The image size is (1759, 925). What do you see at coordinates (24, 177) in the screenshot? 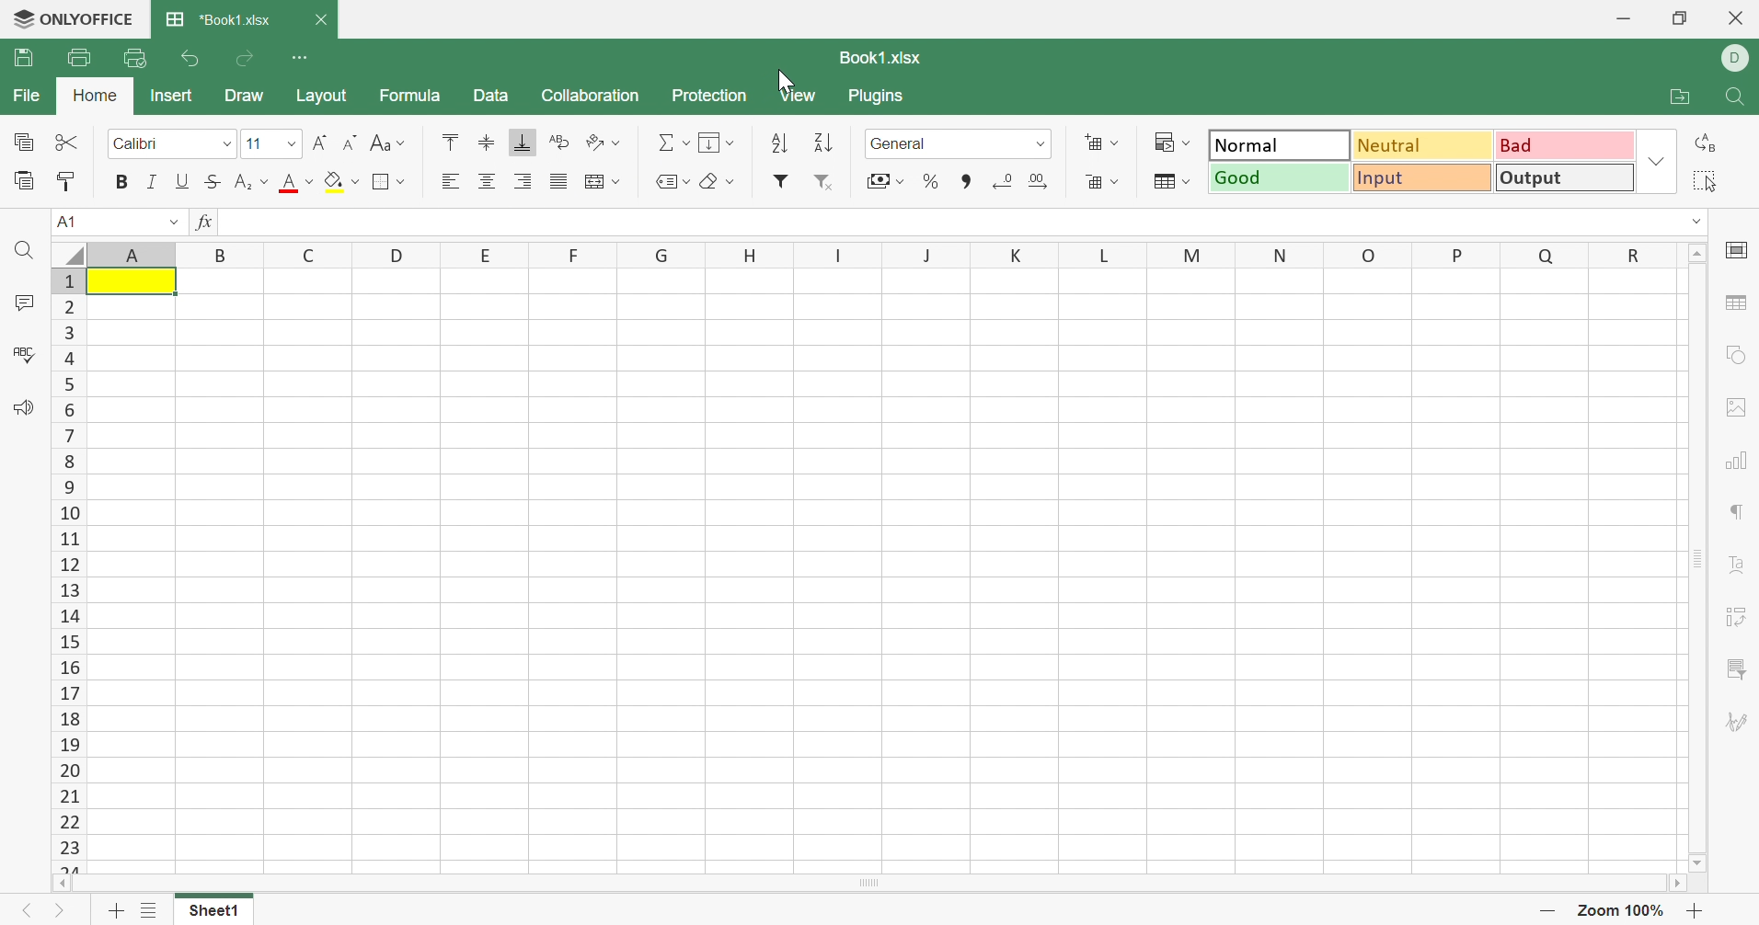
I see `Paste` at bounding box center [24, 177].